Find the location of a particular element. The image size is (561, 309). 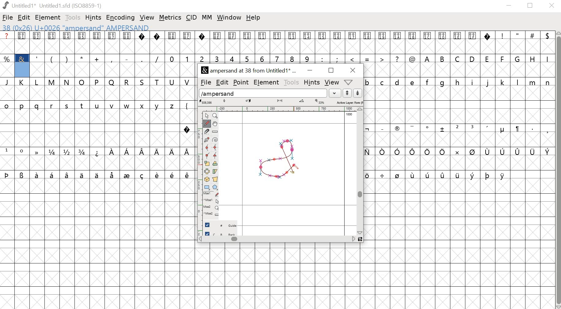

V is located at coordinates (188, 81).